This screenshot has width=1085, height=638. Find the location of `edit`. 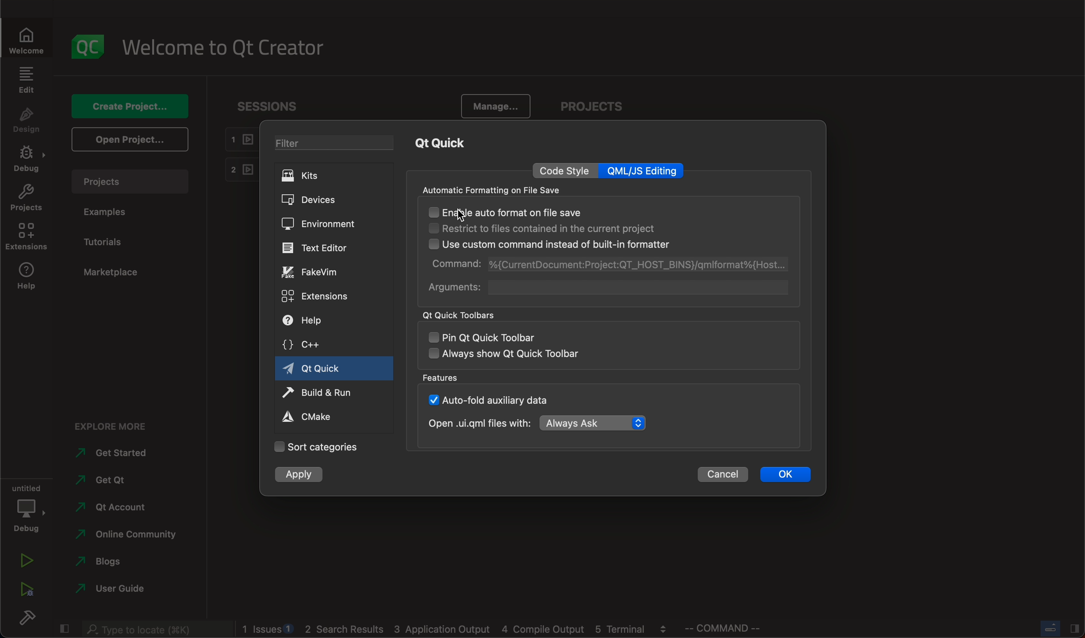

edit is located at coordinates (27, 81).